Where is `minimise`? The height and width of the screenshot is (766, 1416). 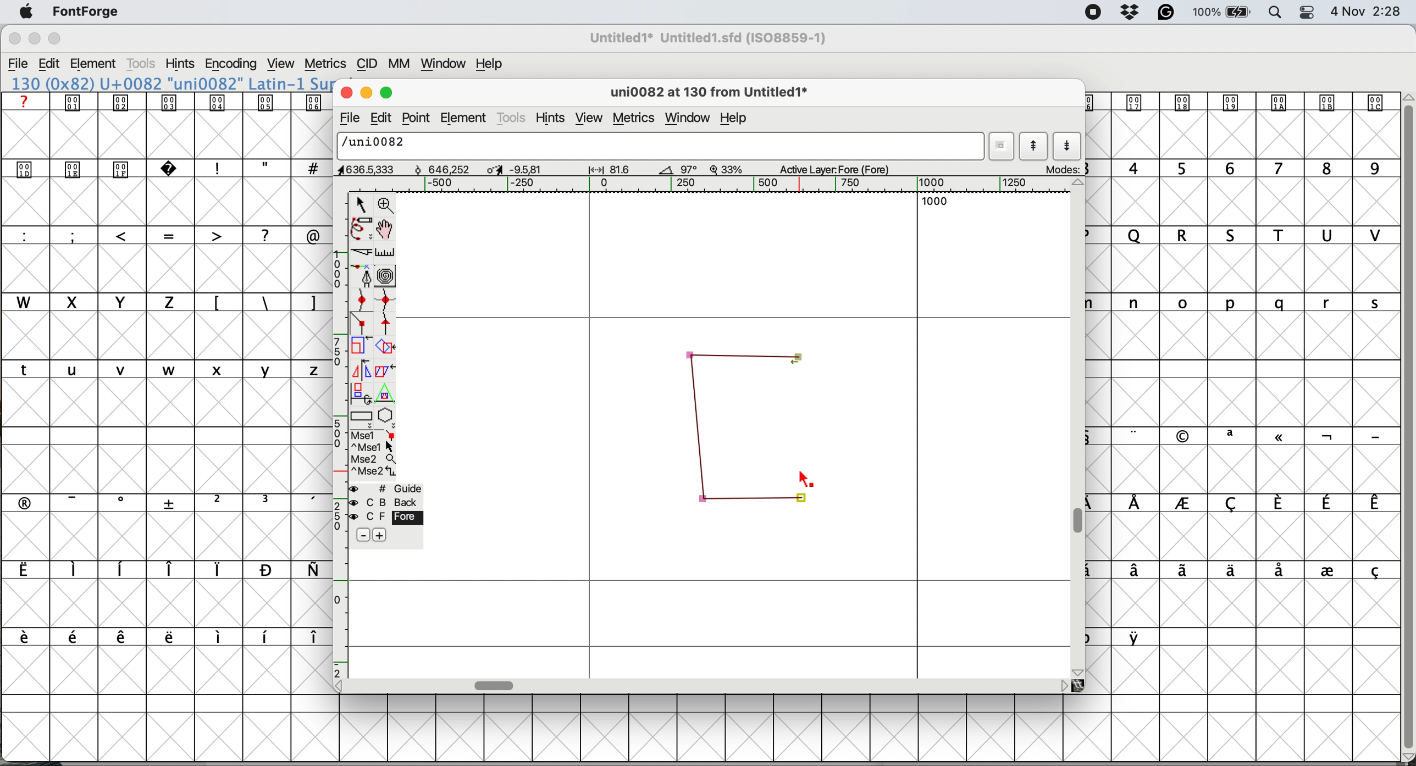 minimise is located at coordinates (34, 39).